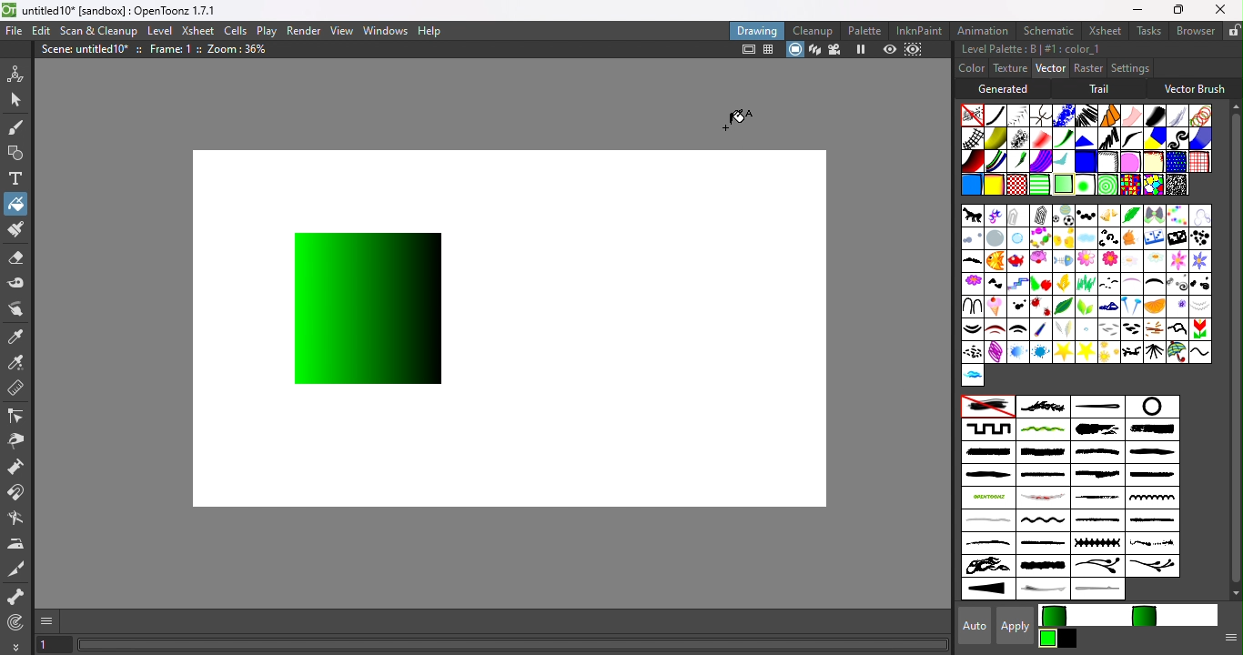 The width and height of the screenshot is (1243, 655). I want to click on feet, so click(995, 285).